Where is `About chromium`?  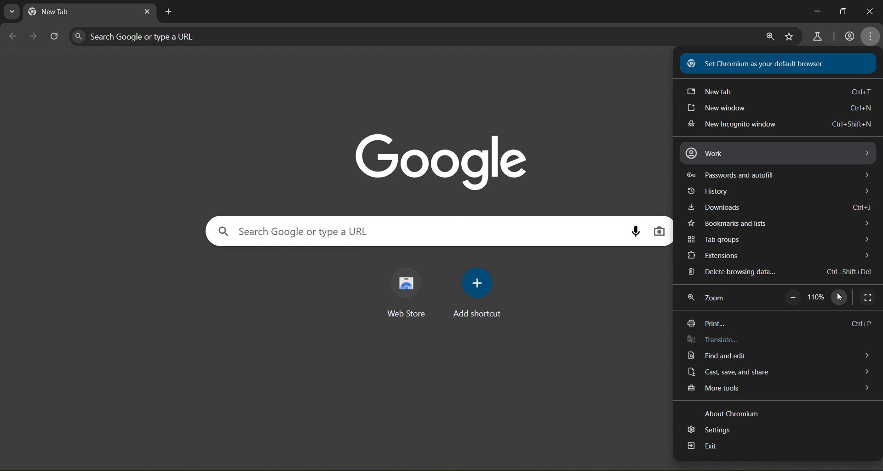 About chromium is located at coordinates (733, 414).